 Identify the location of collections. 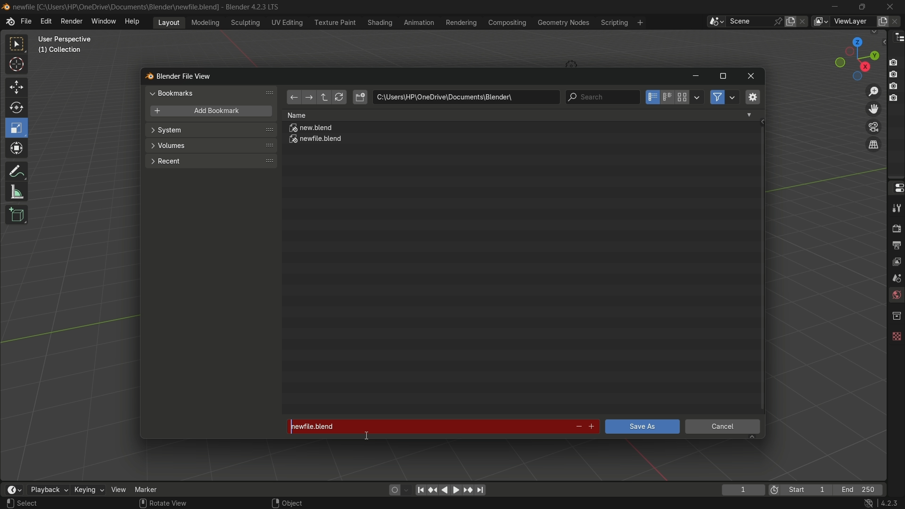
(896, 316).